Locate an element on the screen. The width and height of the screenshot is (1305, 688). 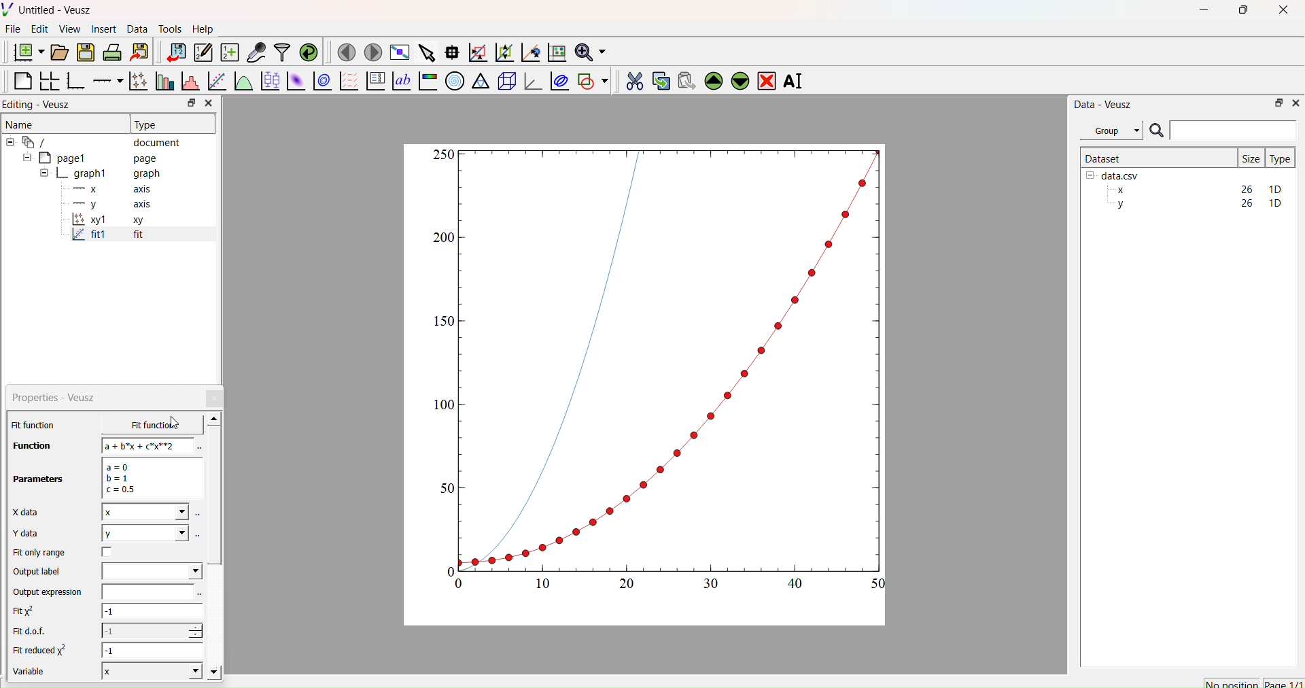
Restore Down is located at coordinates (1240, 12).